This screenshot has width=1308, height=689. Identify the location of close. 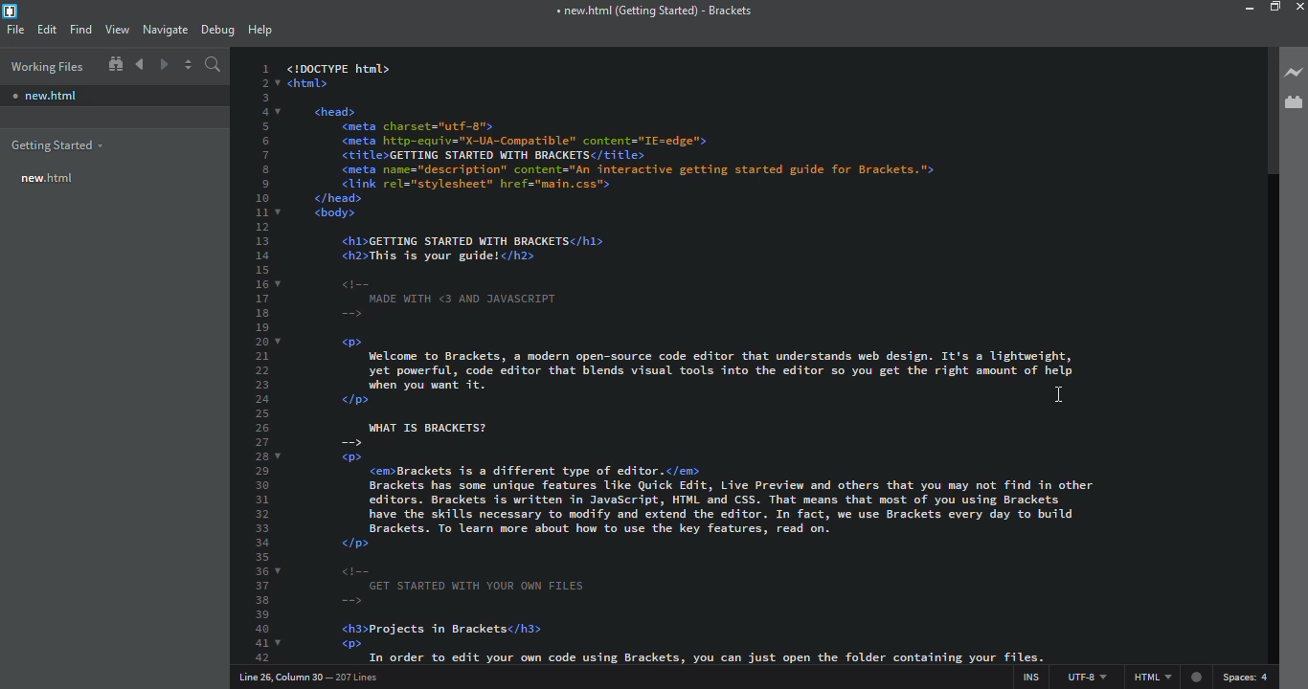
(1299, 7).